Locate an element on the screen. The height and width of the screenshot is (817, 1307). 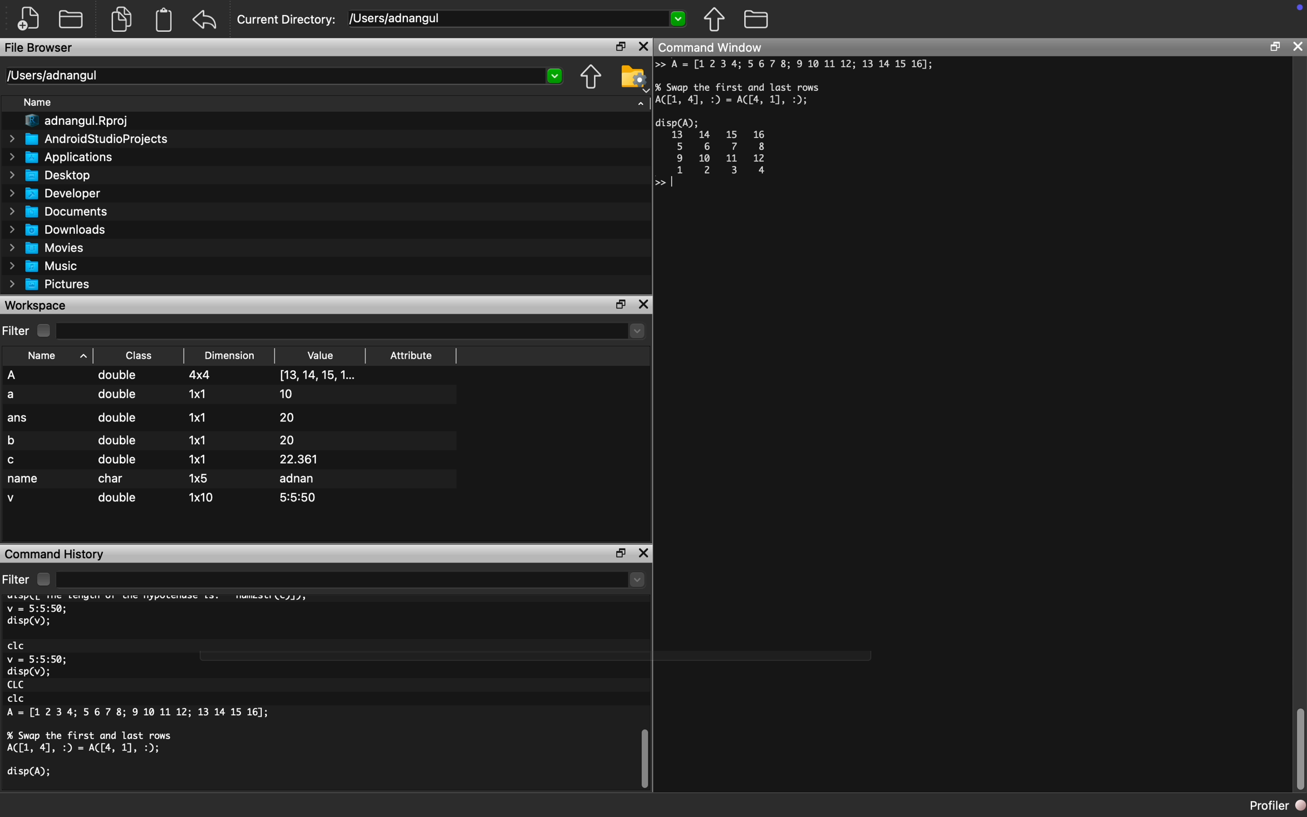
> [B Applications is located at coordinates (61, 157).